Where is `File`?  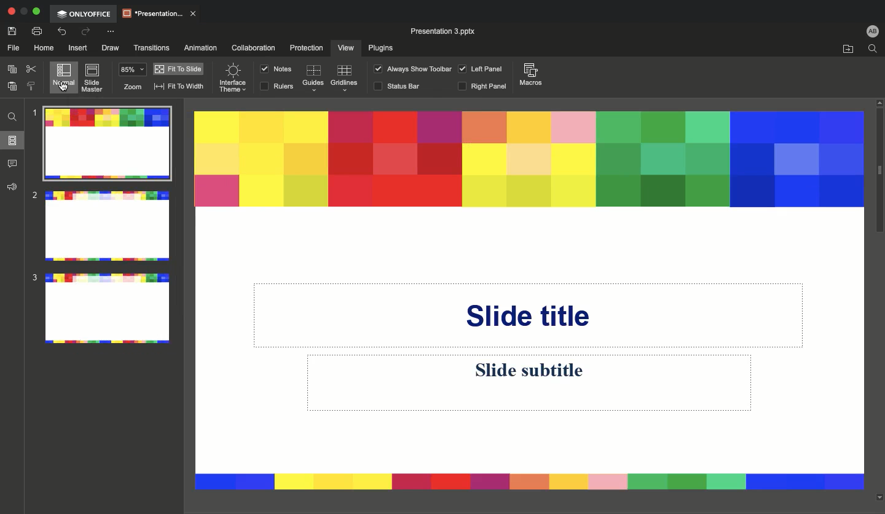
File is located at coordinates (12, 47).